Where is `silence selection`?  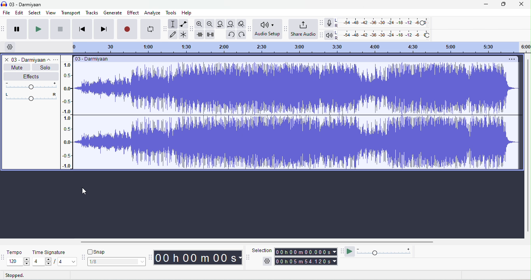
silence selection is located at coordinates (210, 34).